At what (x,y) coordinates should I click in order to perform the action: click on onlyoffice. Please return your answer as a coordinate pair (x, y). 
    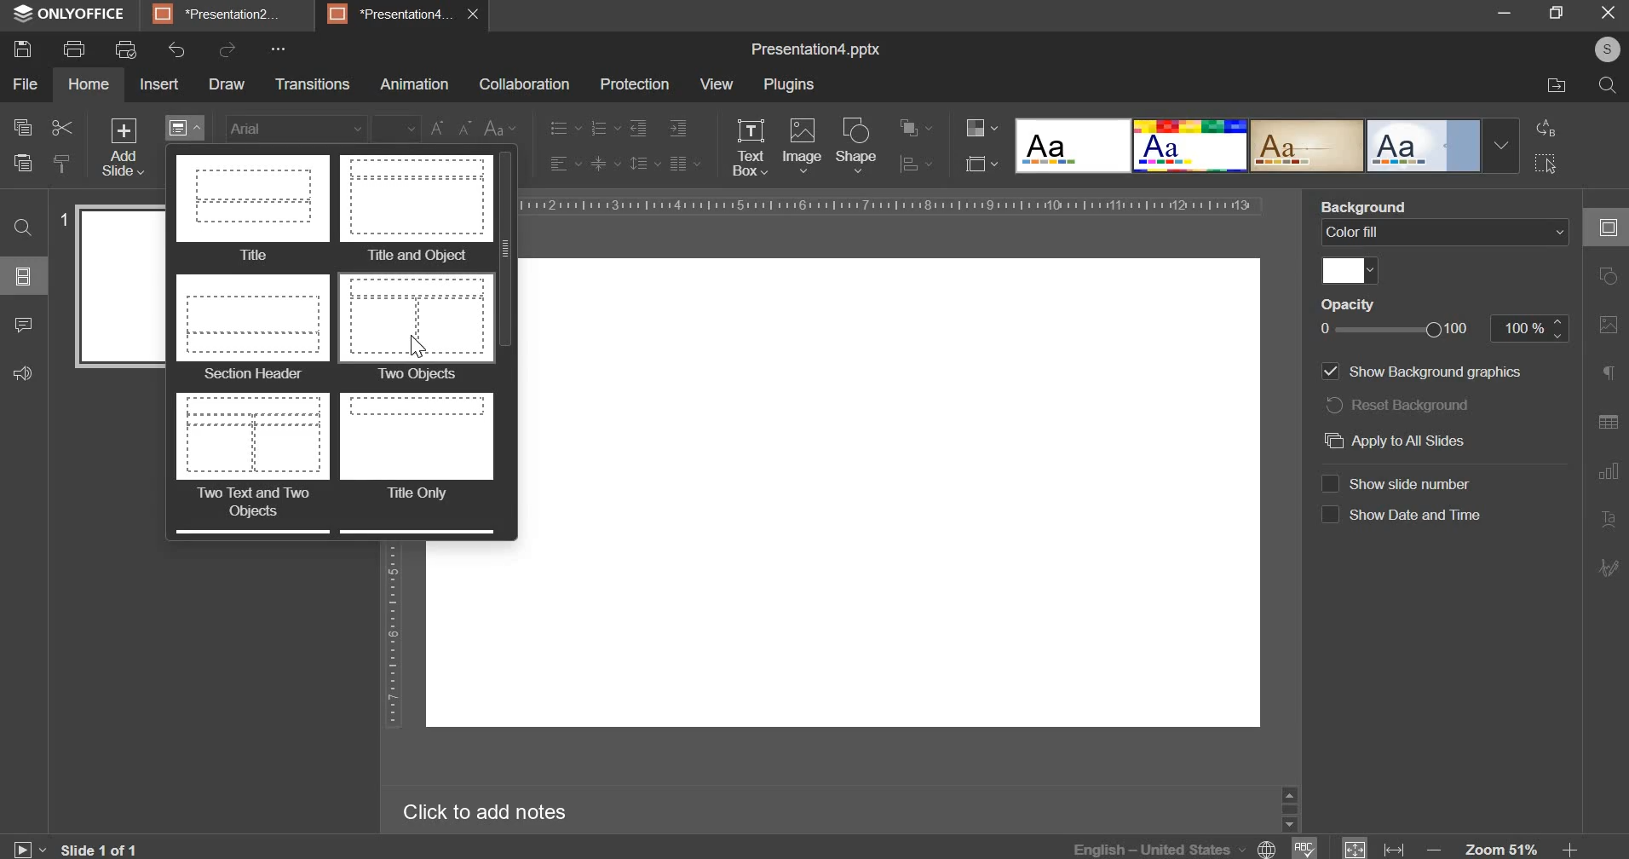
    Looking at the image, I should click on (70, 14).